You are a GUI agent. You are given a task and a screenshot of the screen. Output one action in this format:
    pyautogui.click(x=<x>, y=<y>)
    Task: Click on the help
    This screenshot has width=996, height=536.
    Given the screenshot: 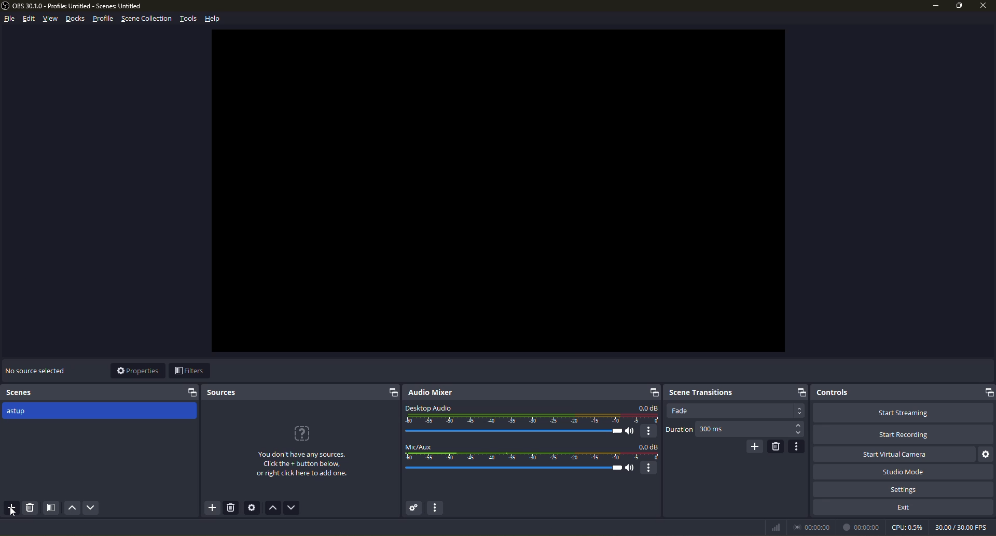 What is the action you would take?
    pyautogui.click(x=212, y=19)
    